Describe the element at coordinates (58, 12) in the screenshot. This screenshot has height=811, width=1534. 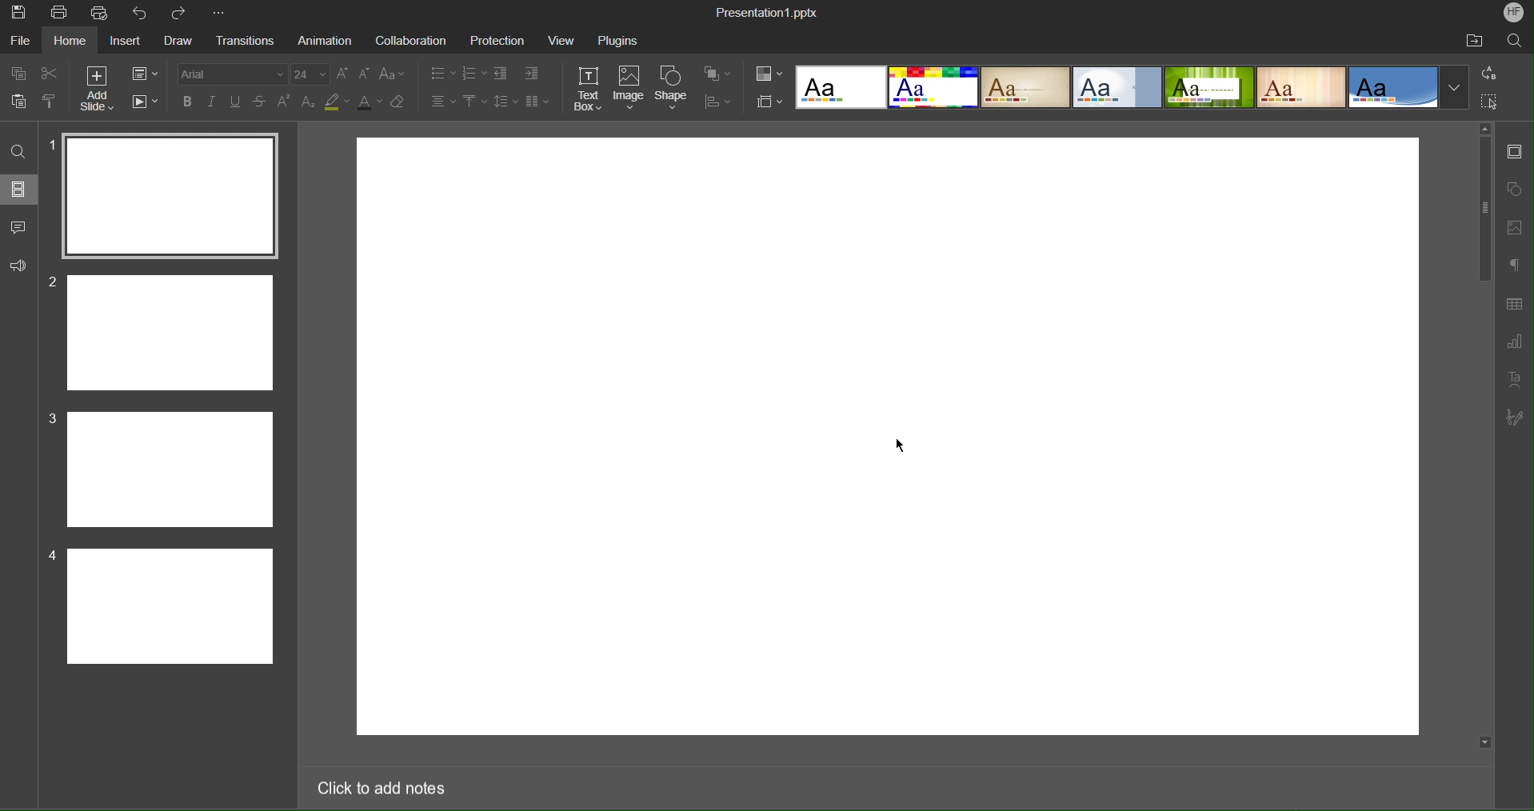
I see `Print` at that location.